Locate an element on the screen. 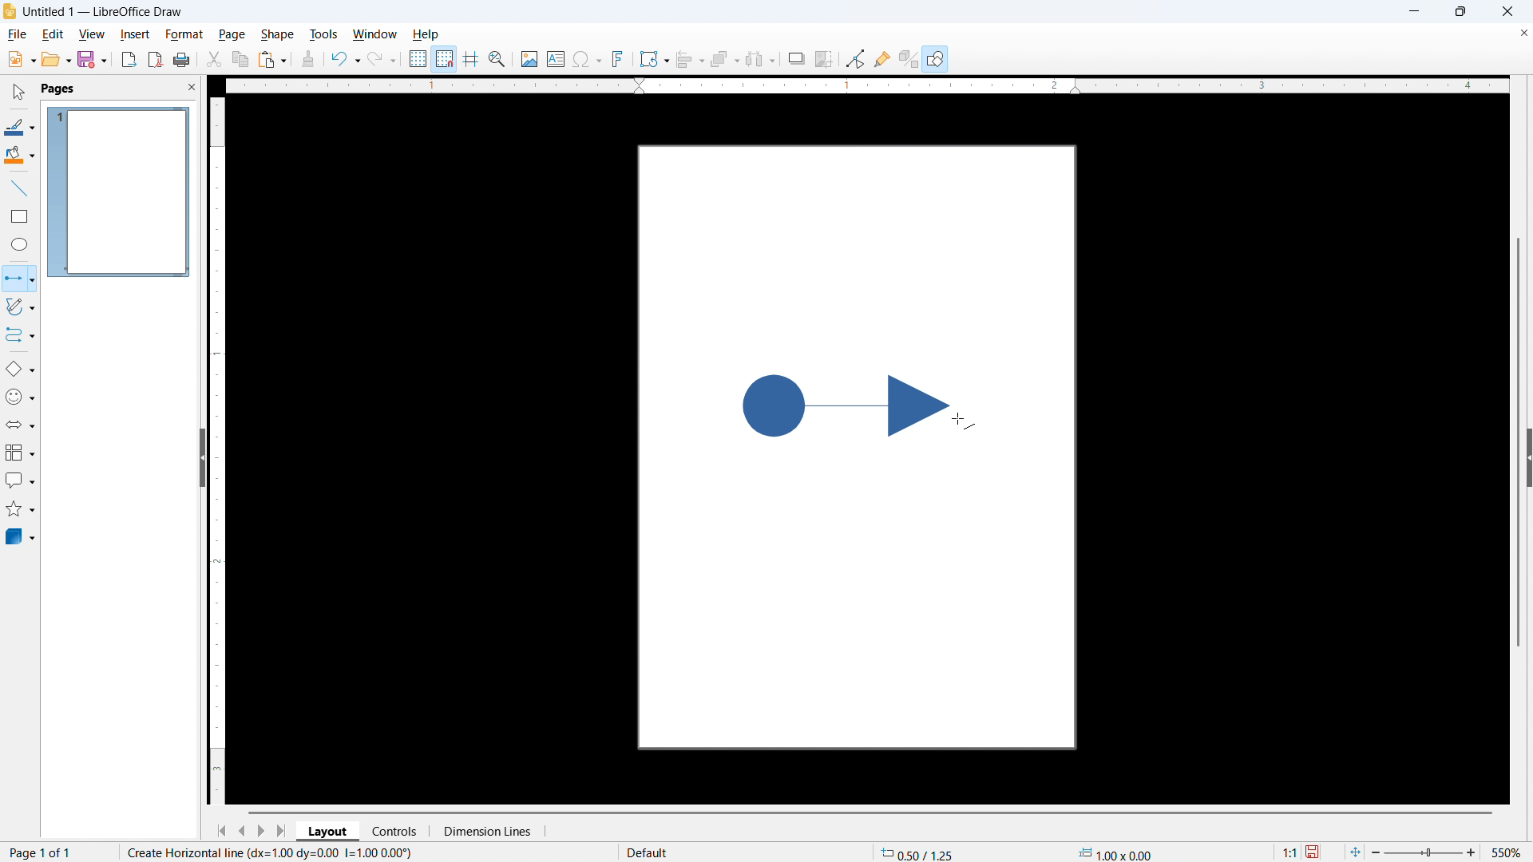  Block arrows  is located at coordinates (21, 425).